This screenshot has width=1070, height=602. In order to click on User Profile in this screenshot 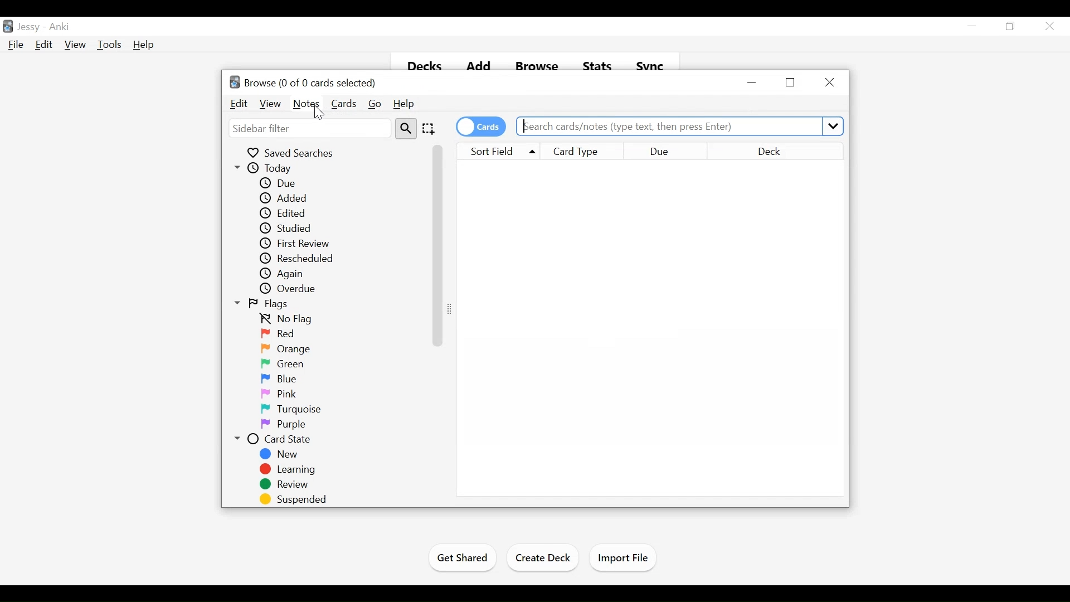, I will do `click(28, 27)`.